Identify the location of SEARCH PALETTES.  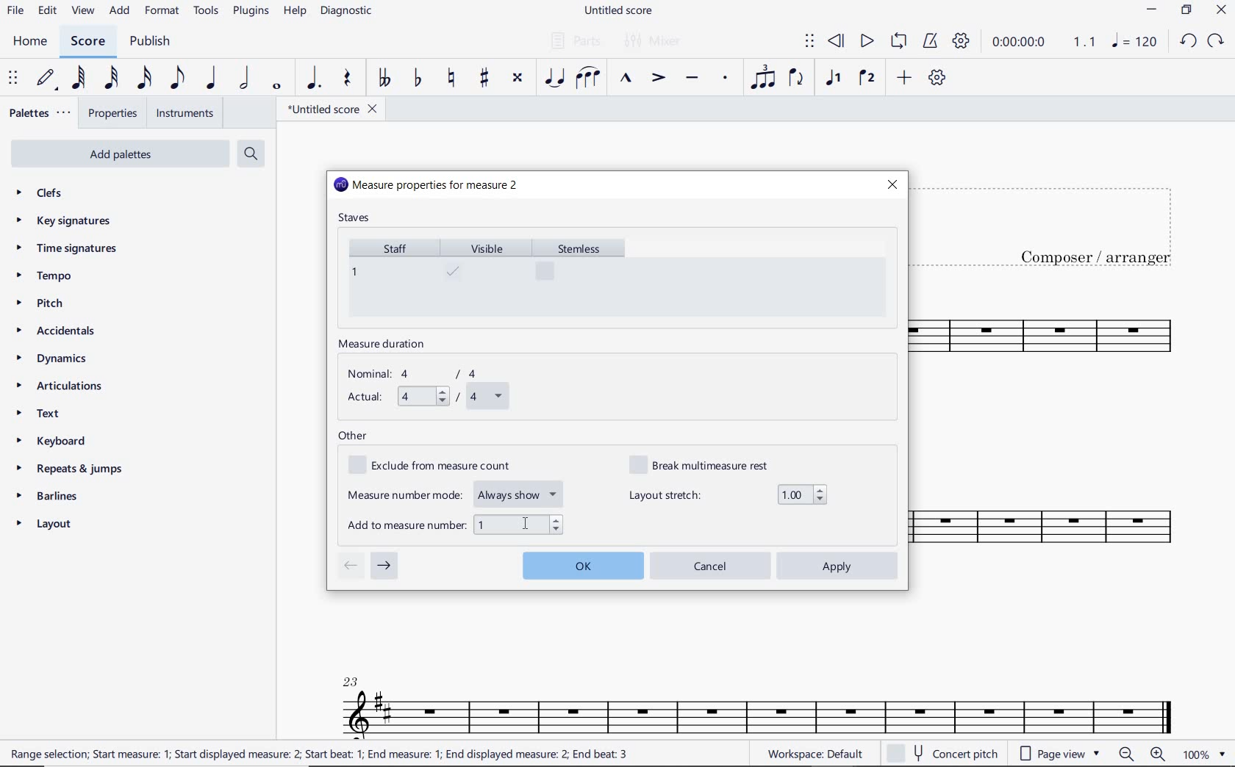
(253, 154).